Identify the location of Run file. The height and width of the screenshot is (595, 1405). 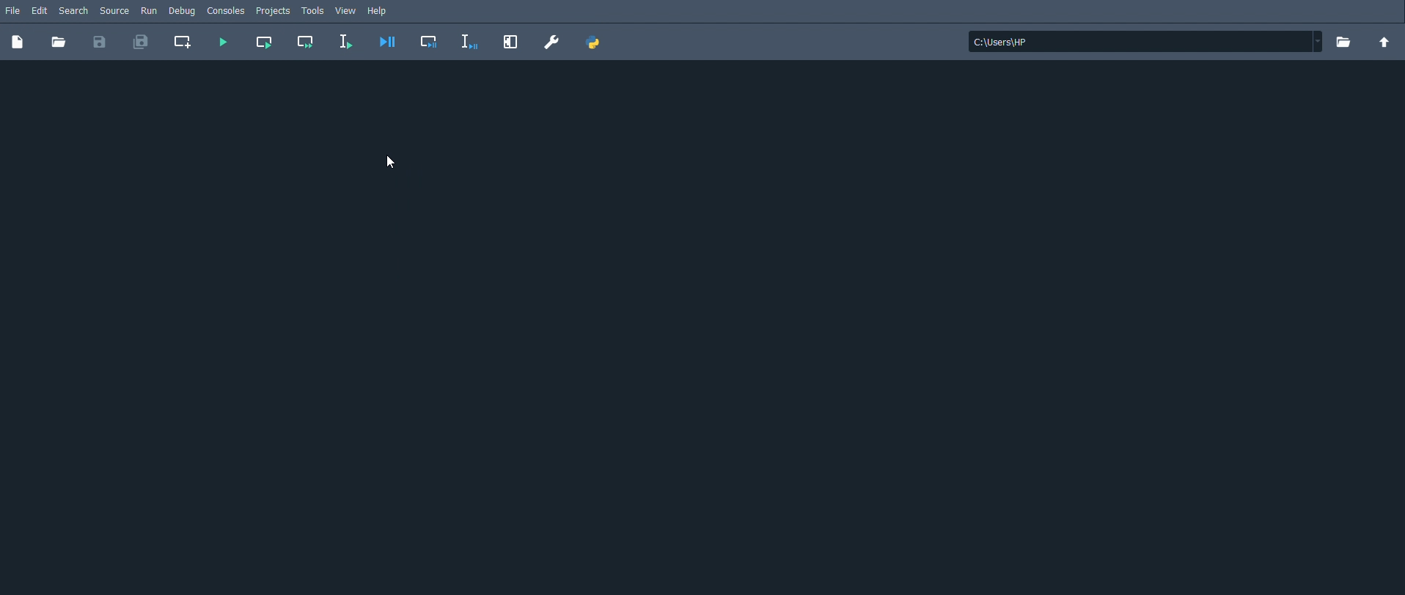
(221, 42).